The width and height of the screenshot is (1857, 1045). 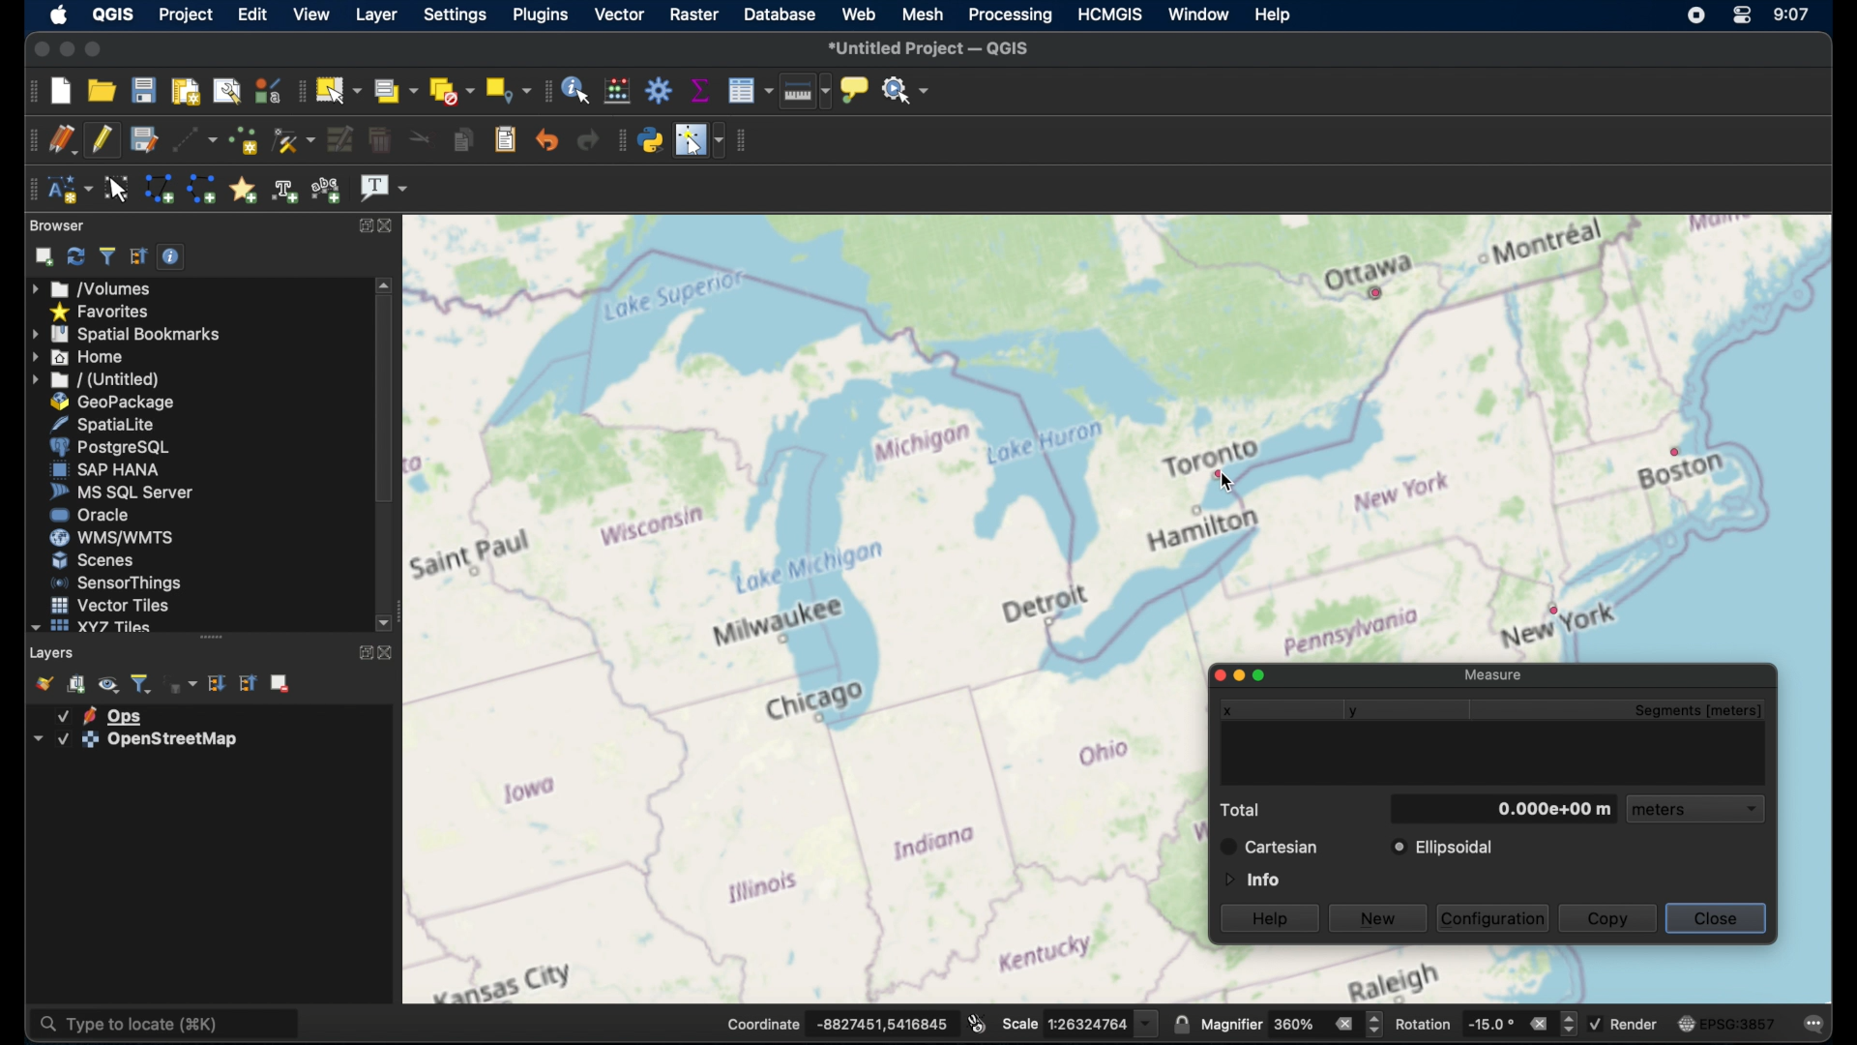 What do you see at coordinates (193, 138) in the screenshot?
I see `digitize with segment` at bounding box center [193, 138].